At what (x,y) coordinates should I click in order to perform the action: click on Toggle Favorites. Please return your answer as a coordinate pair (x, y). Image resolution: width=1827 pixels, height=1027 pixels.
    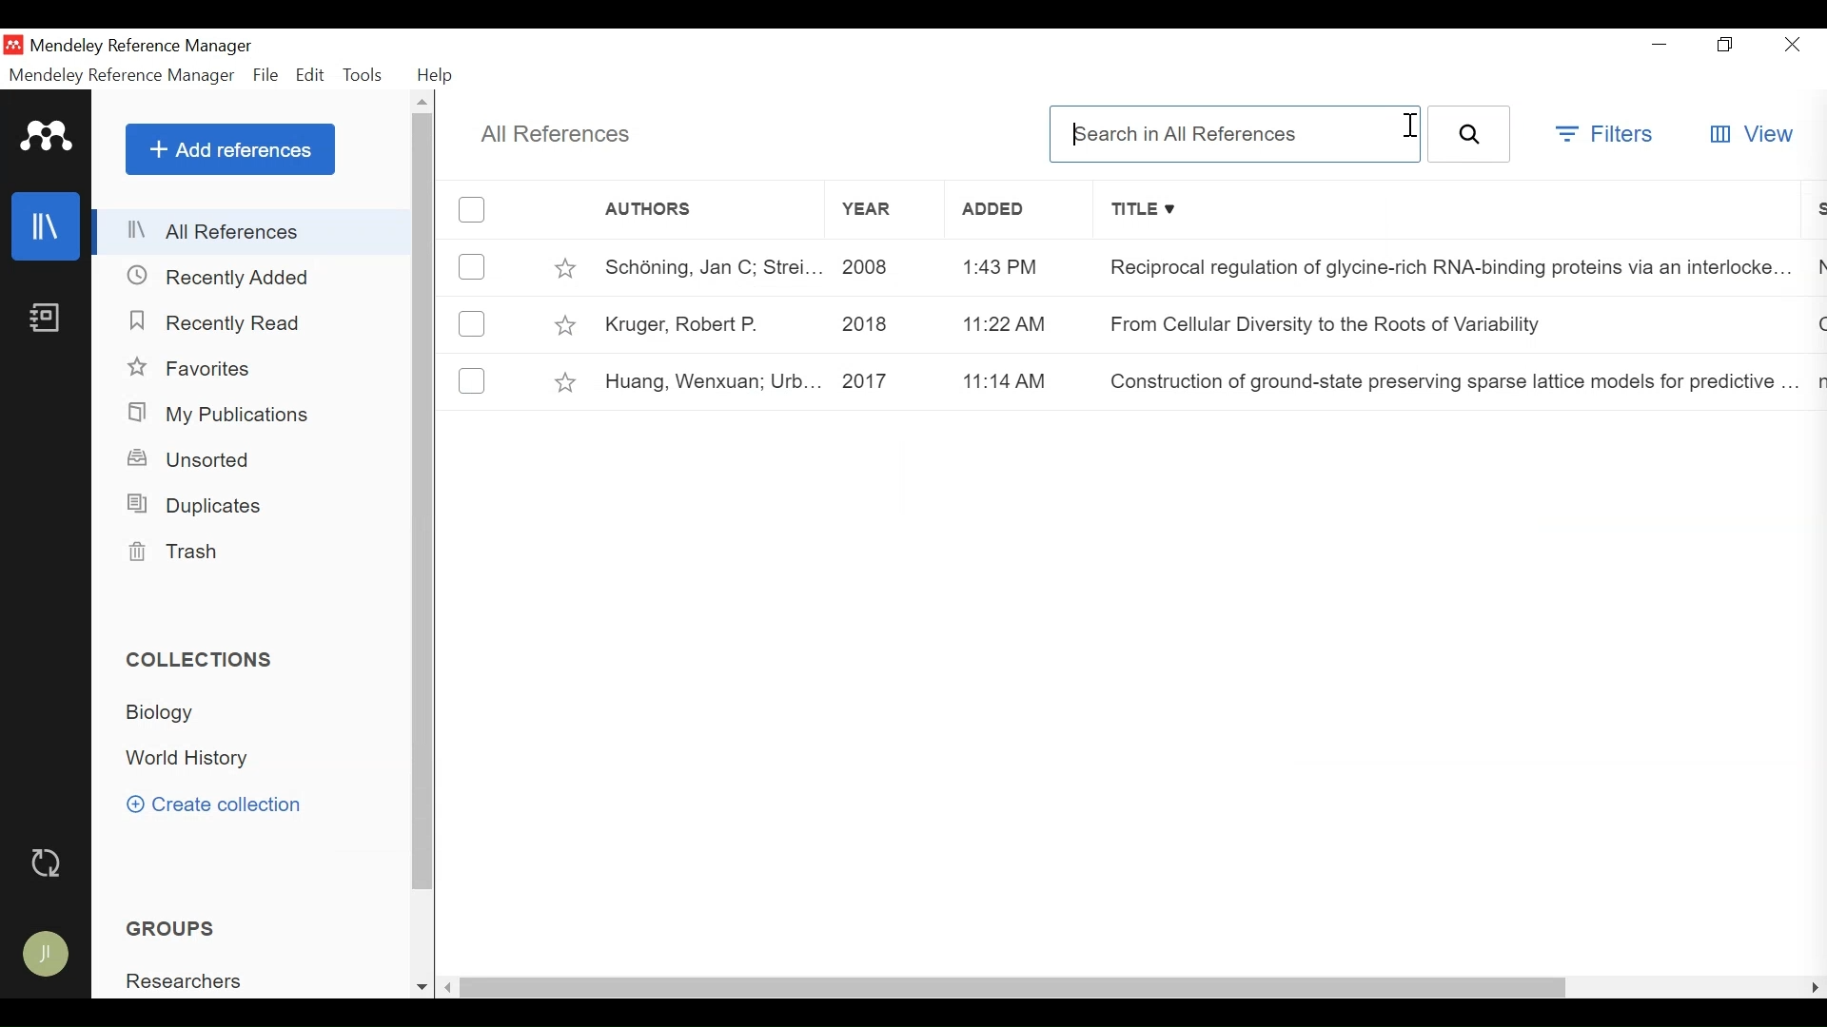
    Looking at the image, I should click on (567, 382).